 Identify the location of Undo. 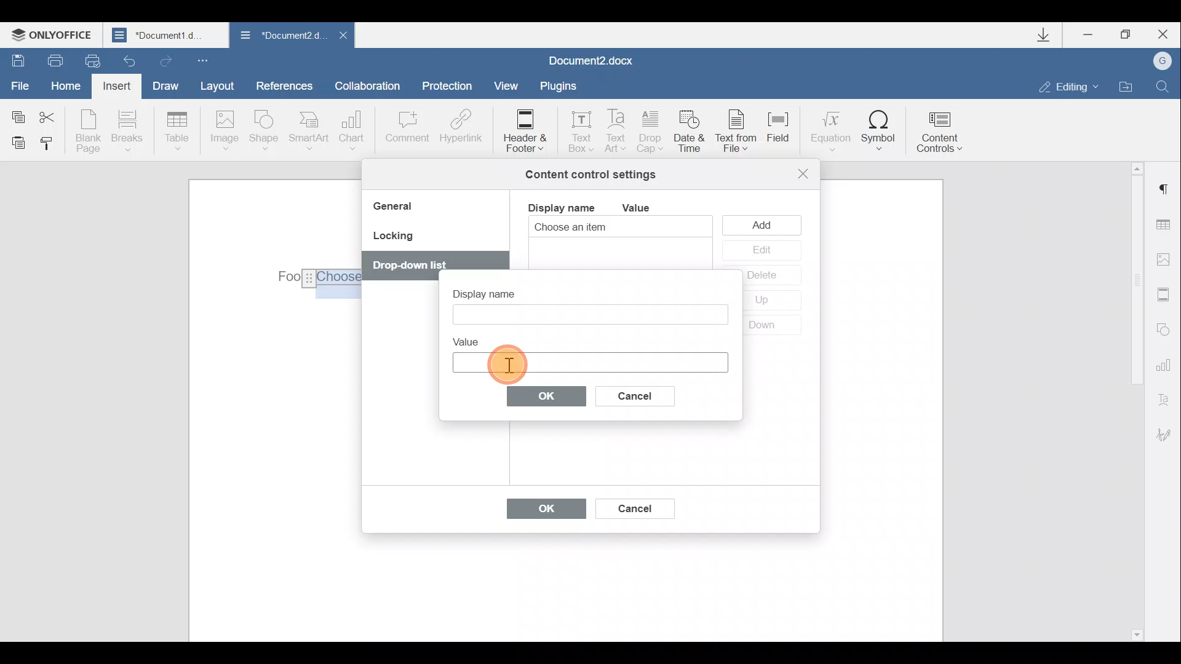
(130, 57).